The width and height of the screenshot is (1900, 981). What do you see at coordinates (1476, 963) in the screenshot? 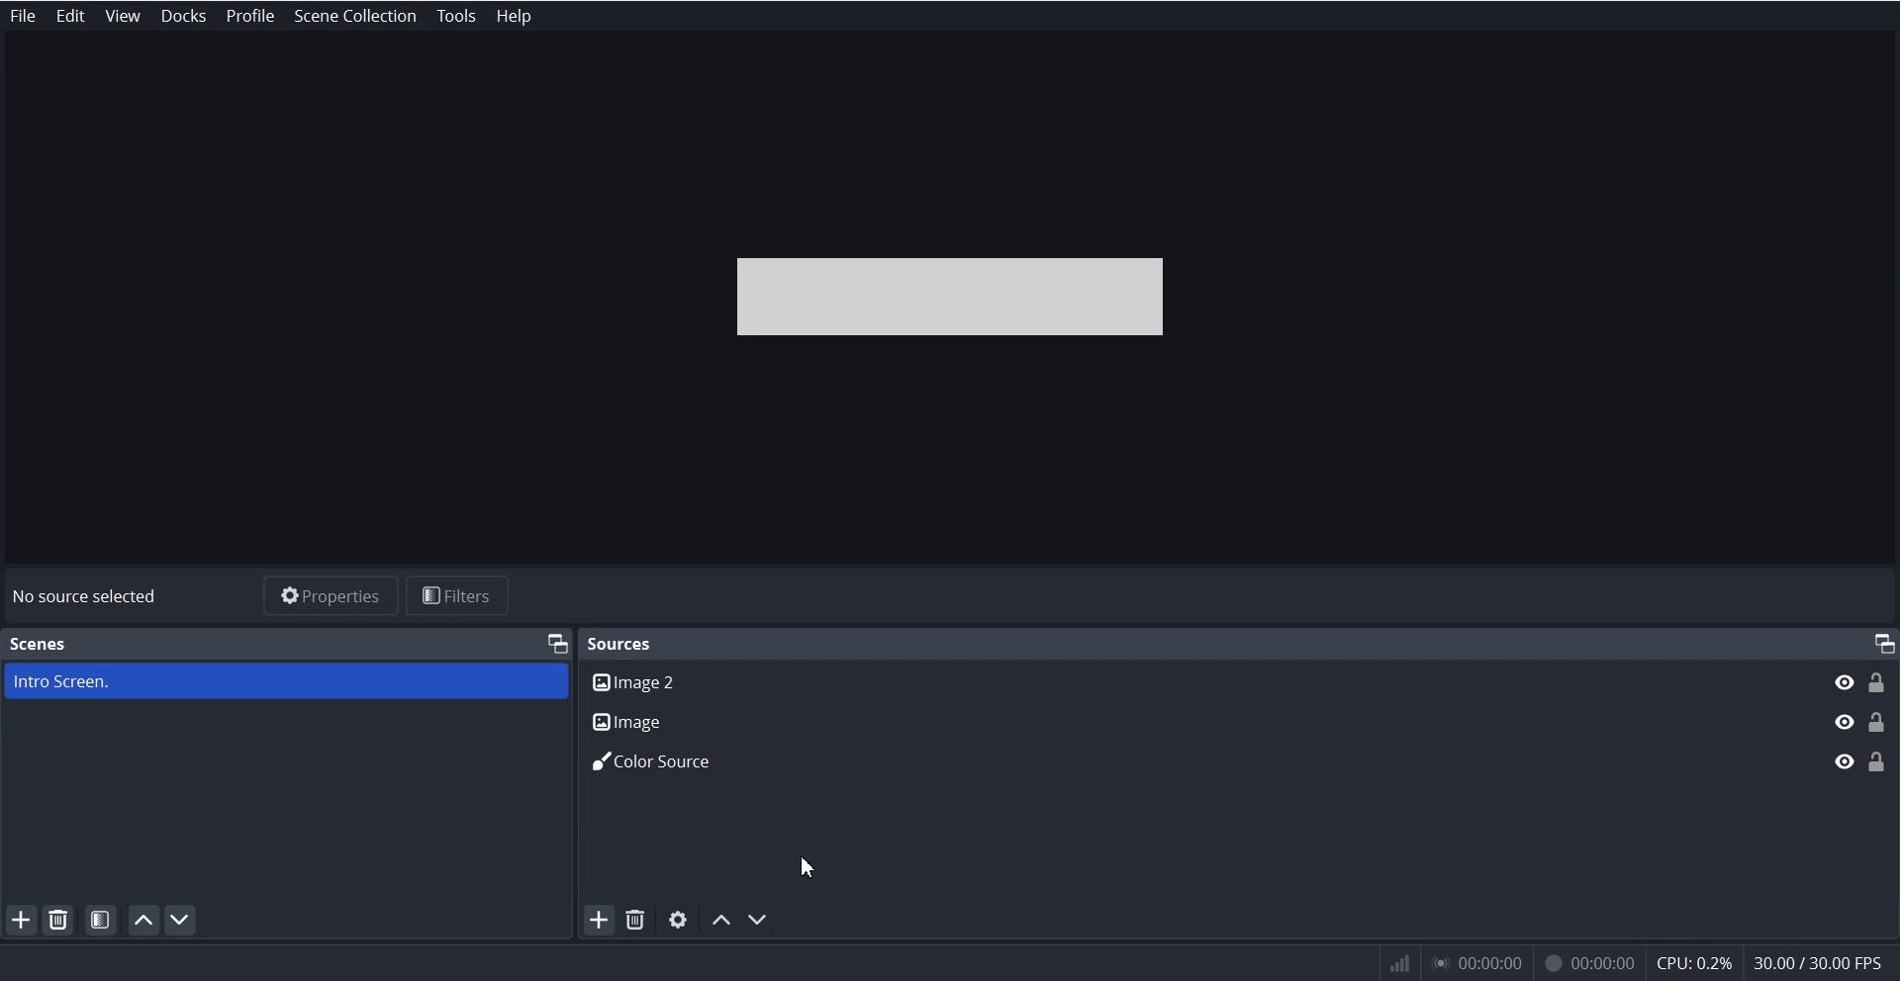
I see `00:00:00` at bounding box center [1476, 963].